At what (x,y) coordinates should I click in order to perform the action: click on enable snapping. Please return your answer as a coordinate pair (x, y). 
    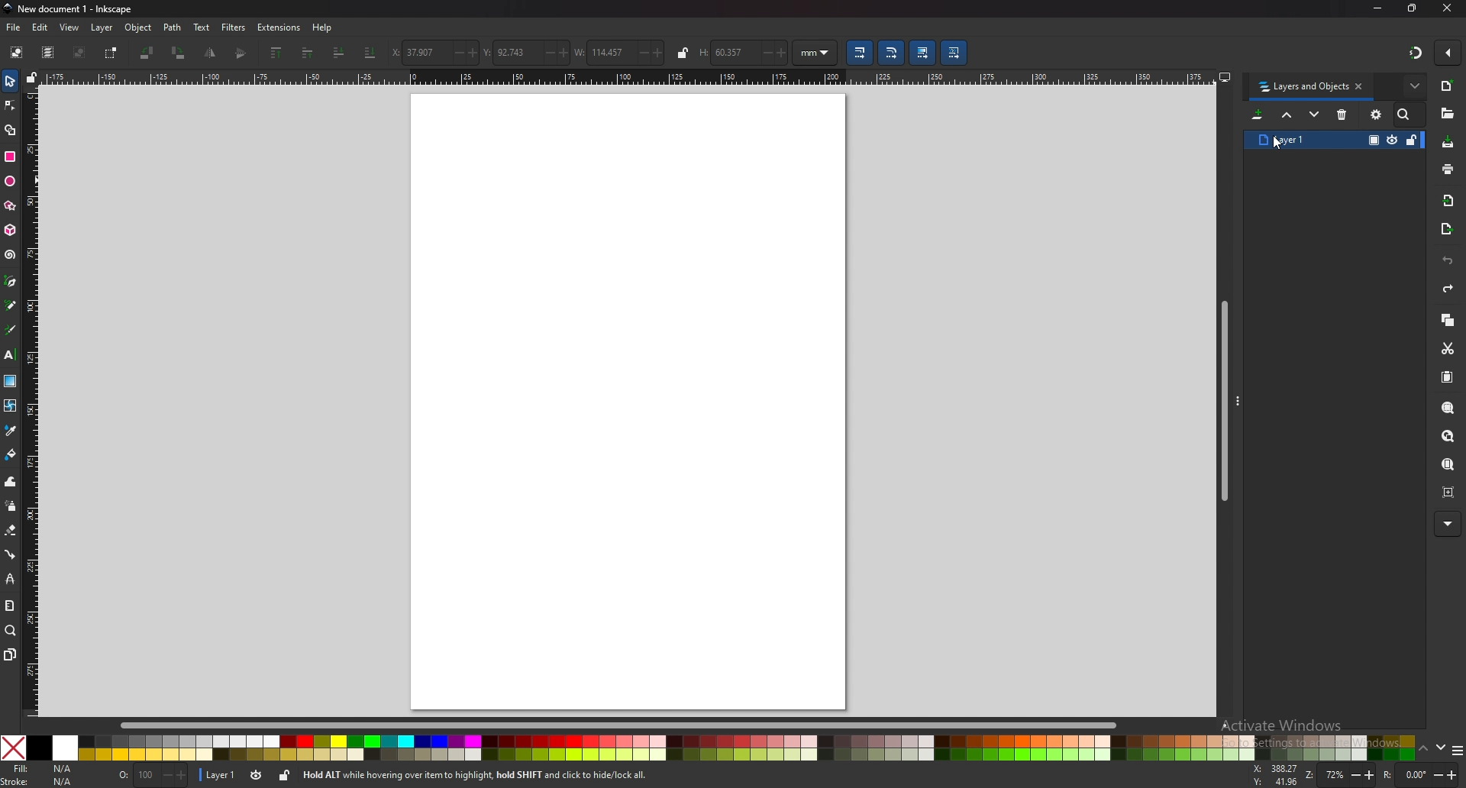
    Looking at the image, I should click on (1448, 52).